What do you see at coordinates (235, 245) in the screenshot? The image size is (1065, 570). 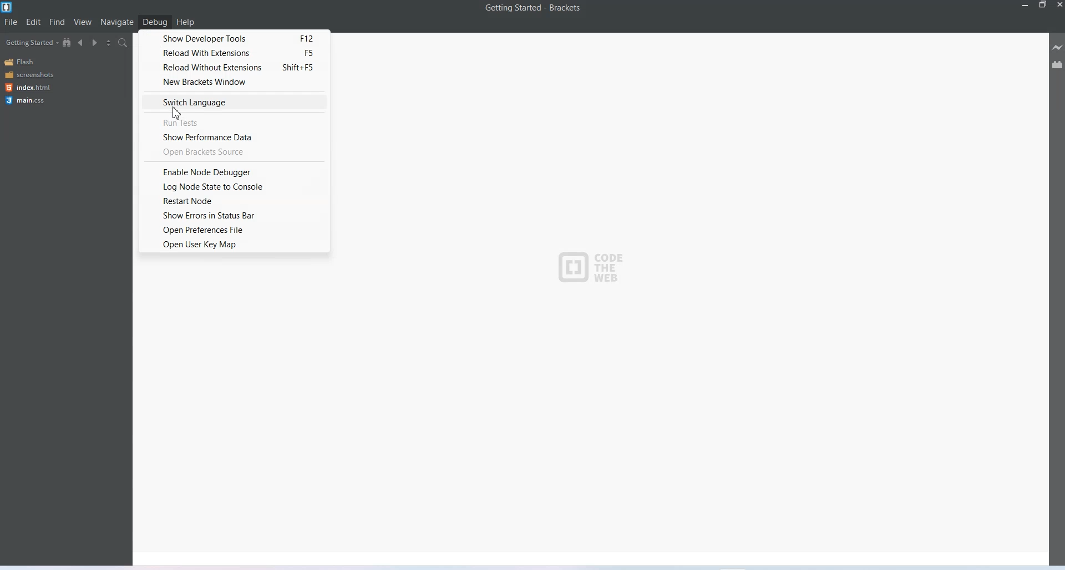 I see `Open user key map` at bounding box center [235, 245].